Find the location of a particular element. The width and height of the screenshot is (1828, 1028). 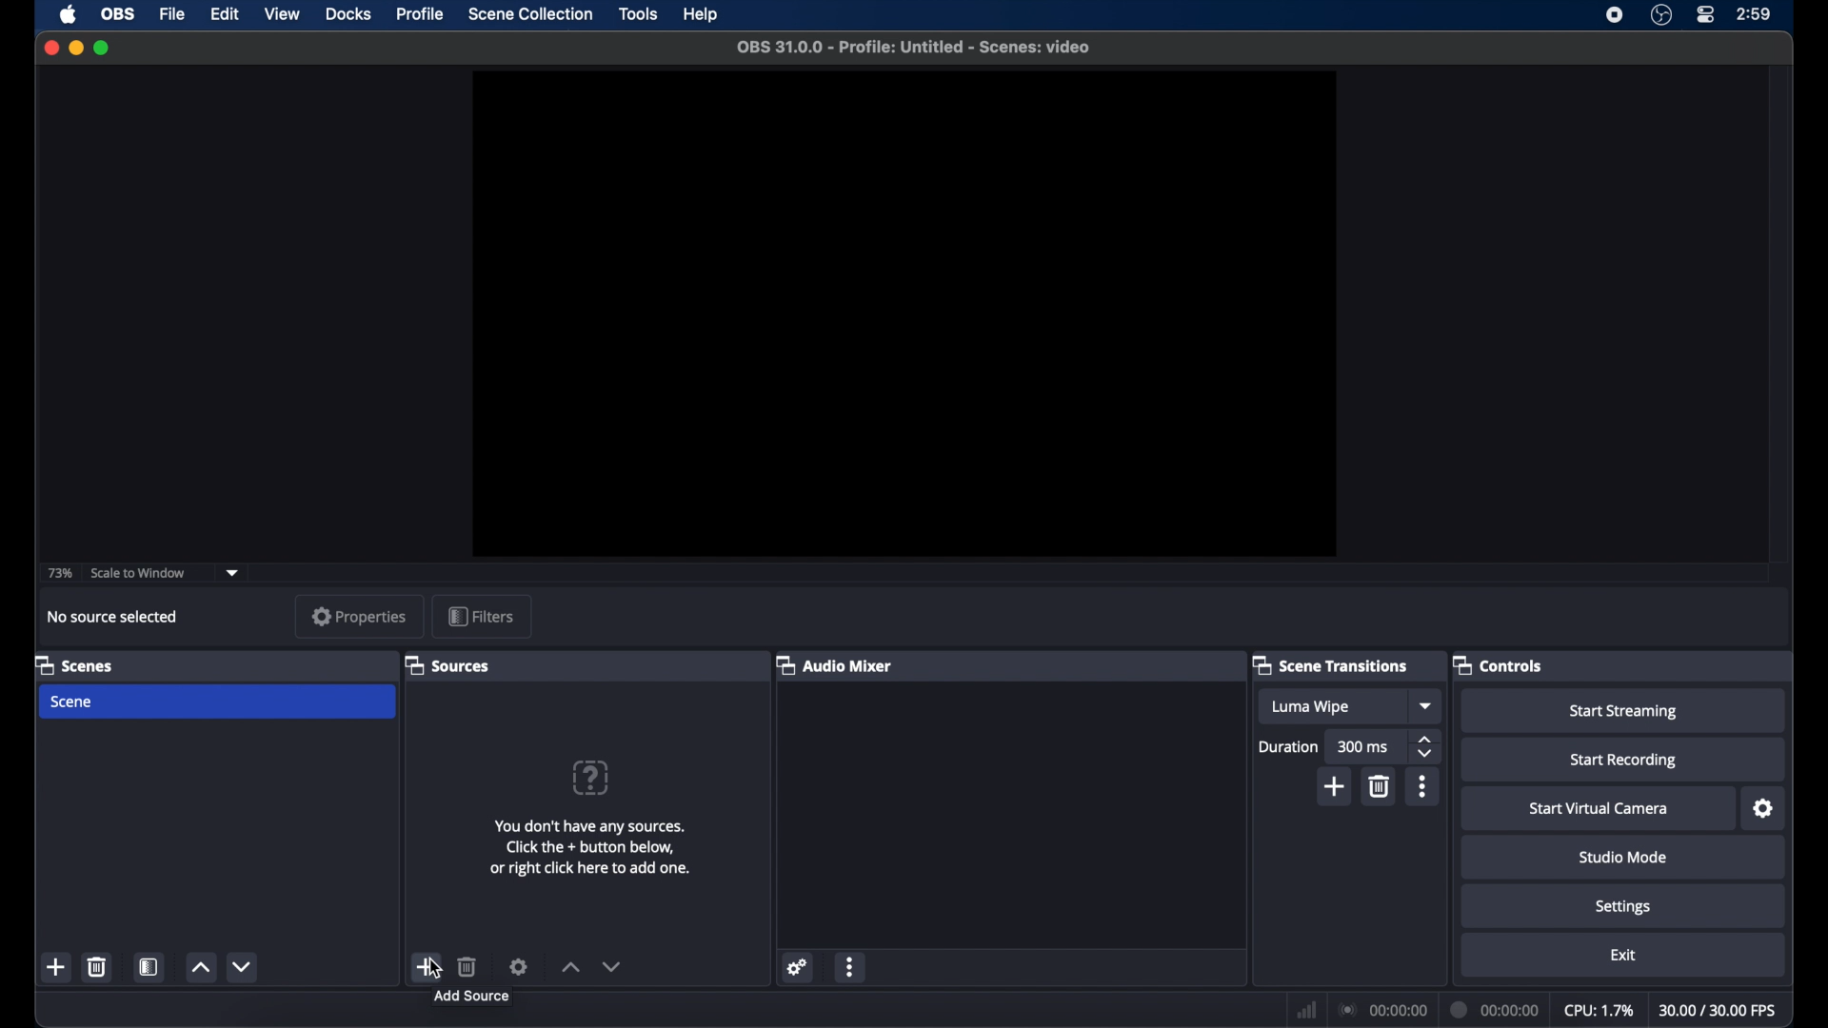

add is located at coordinates (427, 966).